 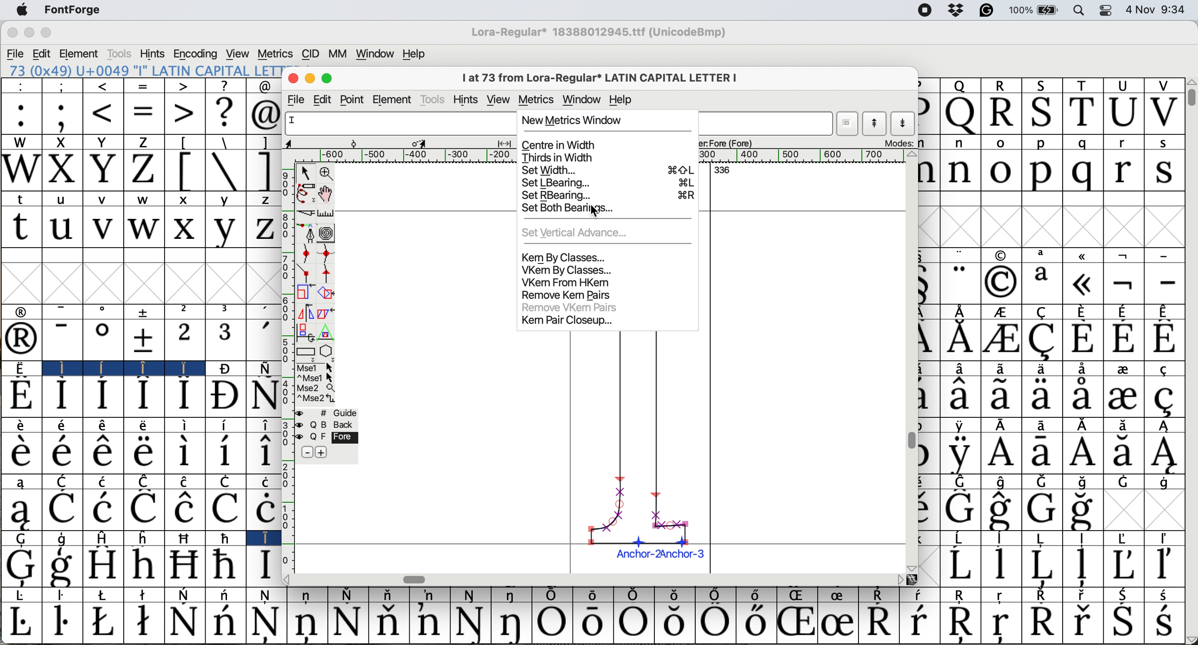 I want to click on Symbol, so click(x=229, y=481).